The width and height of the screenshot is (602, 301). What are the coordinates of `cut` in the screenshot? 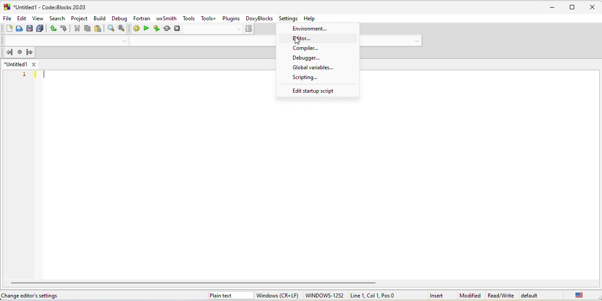 It's located at (77, 28).